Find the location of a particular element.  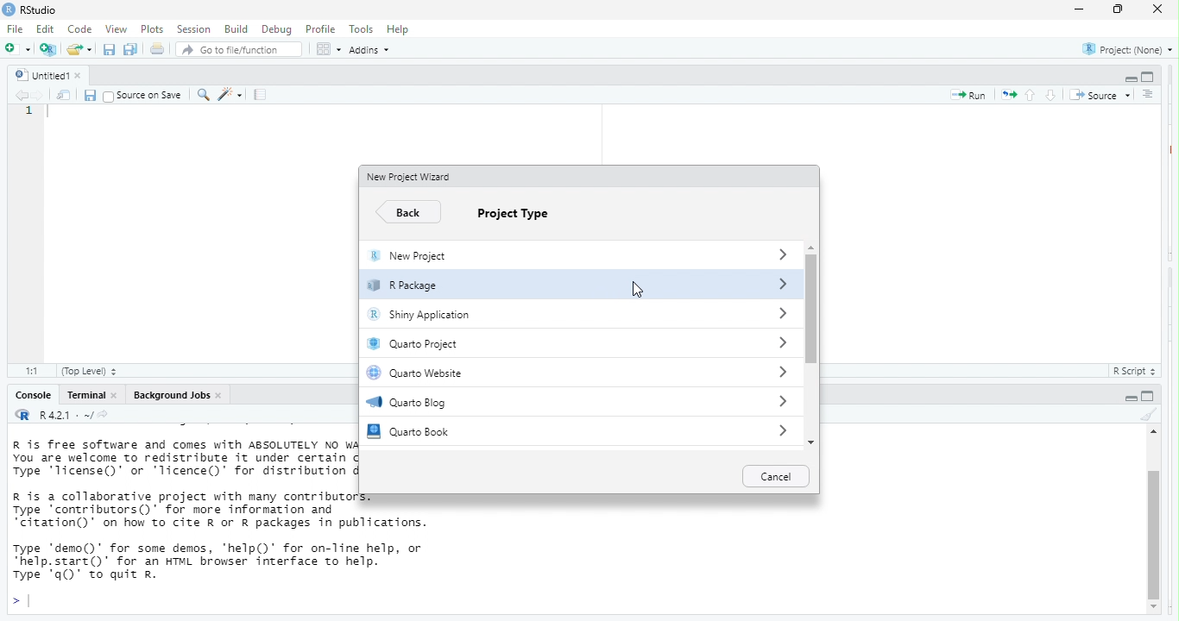

 R421: ~/ is located at coordinates (83, 415).